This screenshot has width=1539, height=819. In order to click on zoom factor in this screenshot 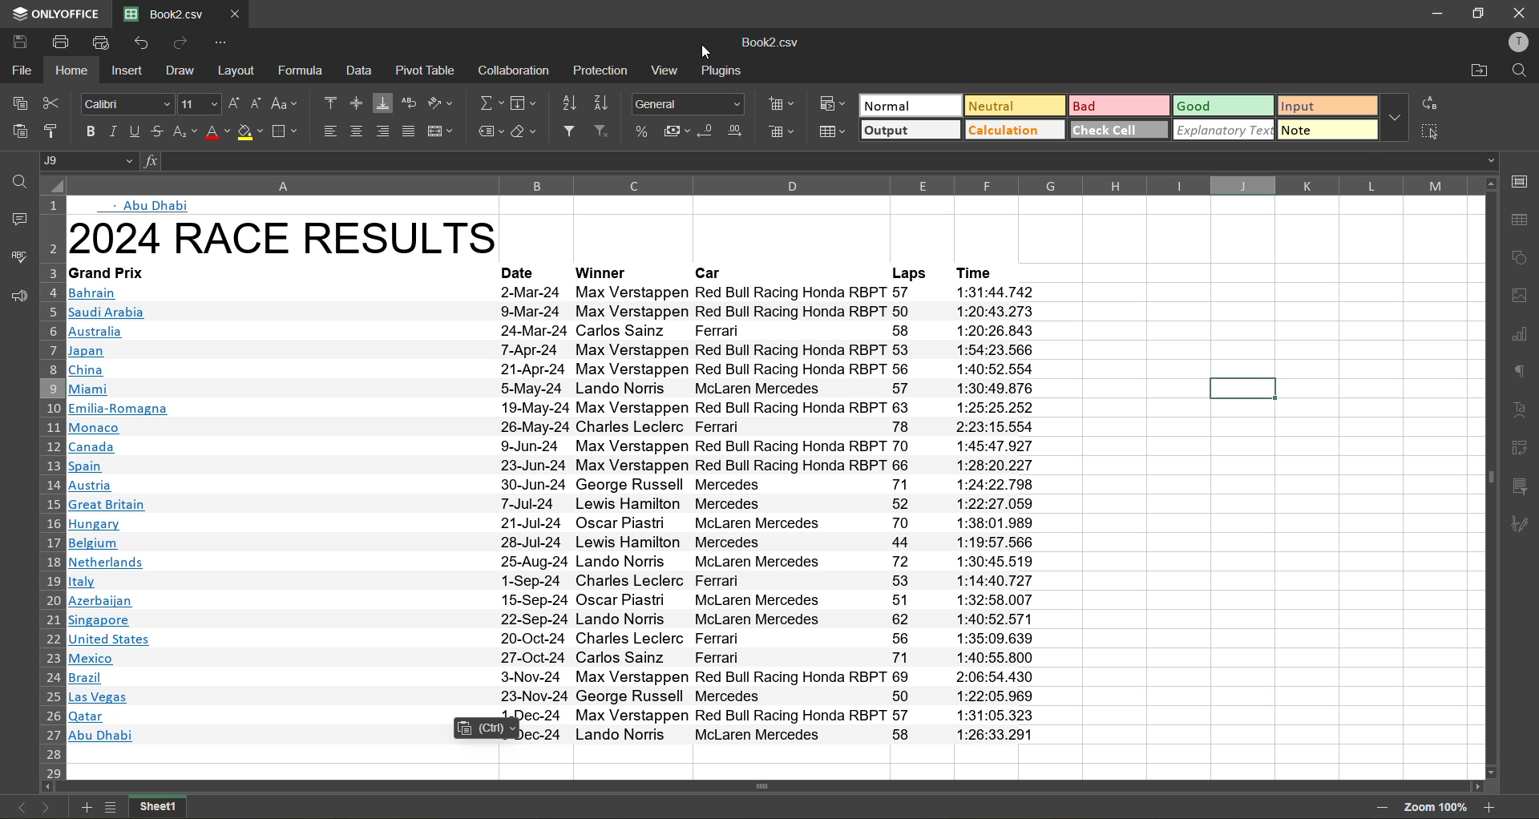, I will do `click(1435, 806)`.